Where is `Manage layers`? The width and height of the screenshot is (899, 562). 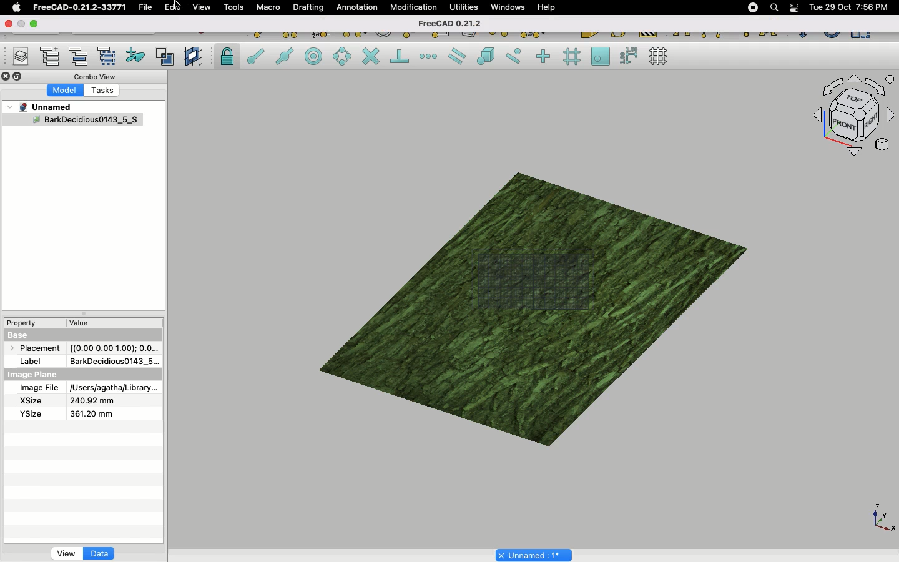 Manage layers is located at coordinates (16, 57).